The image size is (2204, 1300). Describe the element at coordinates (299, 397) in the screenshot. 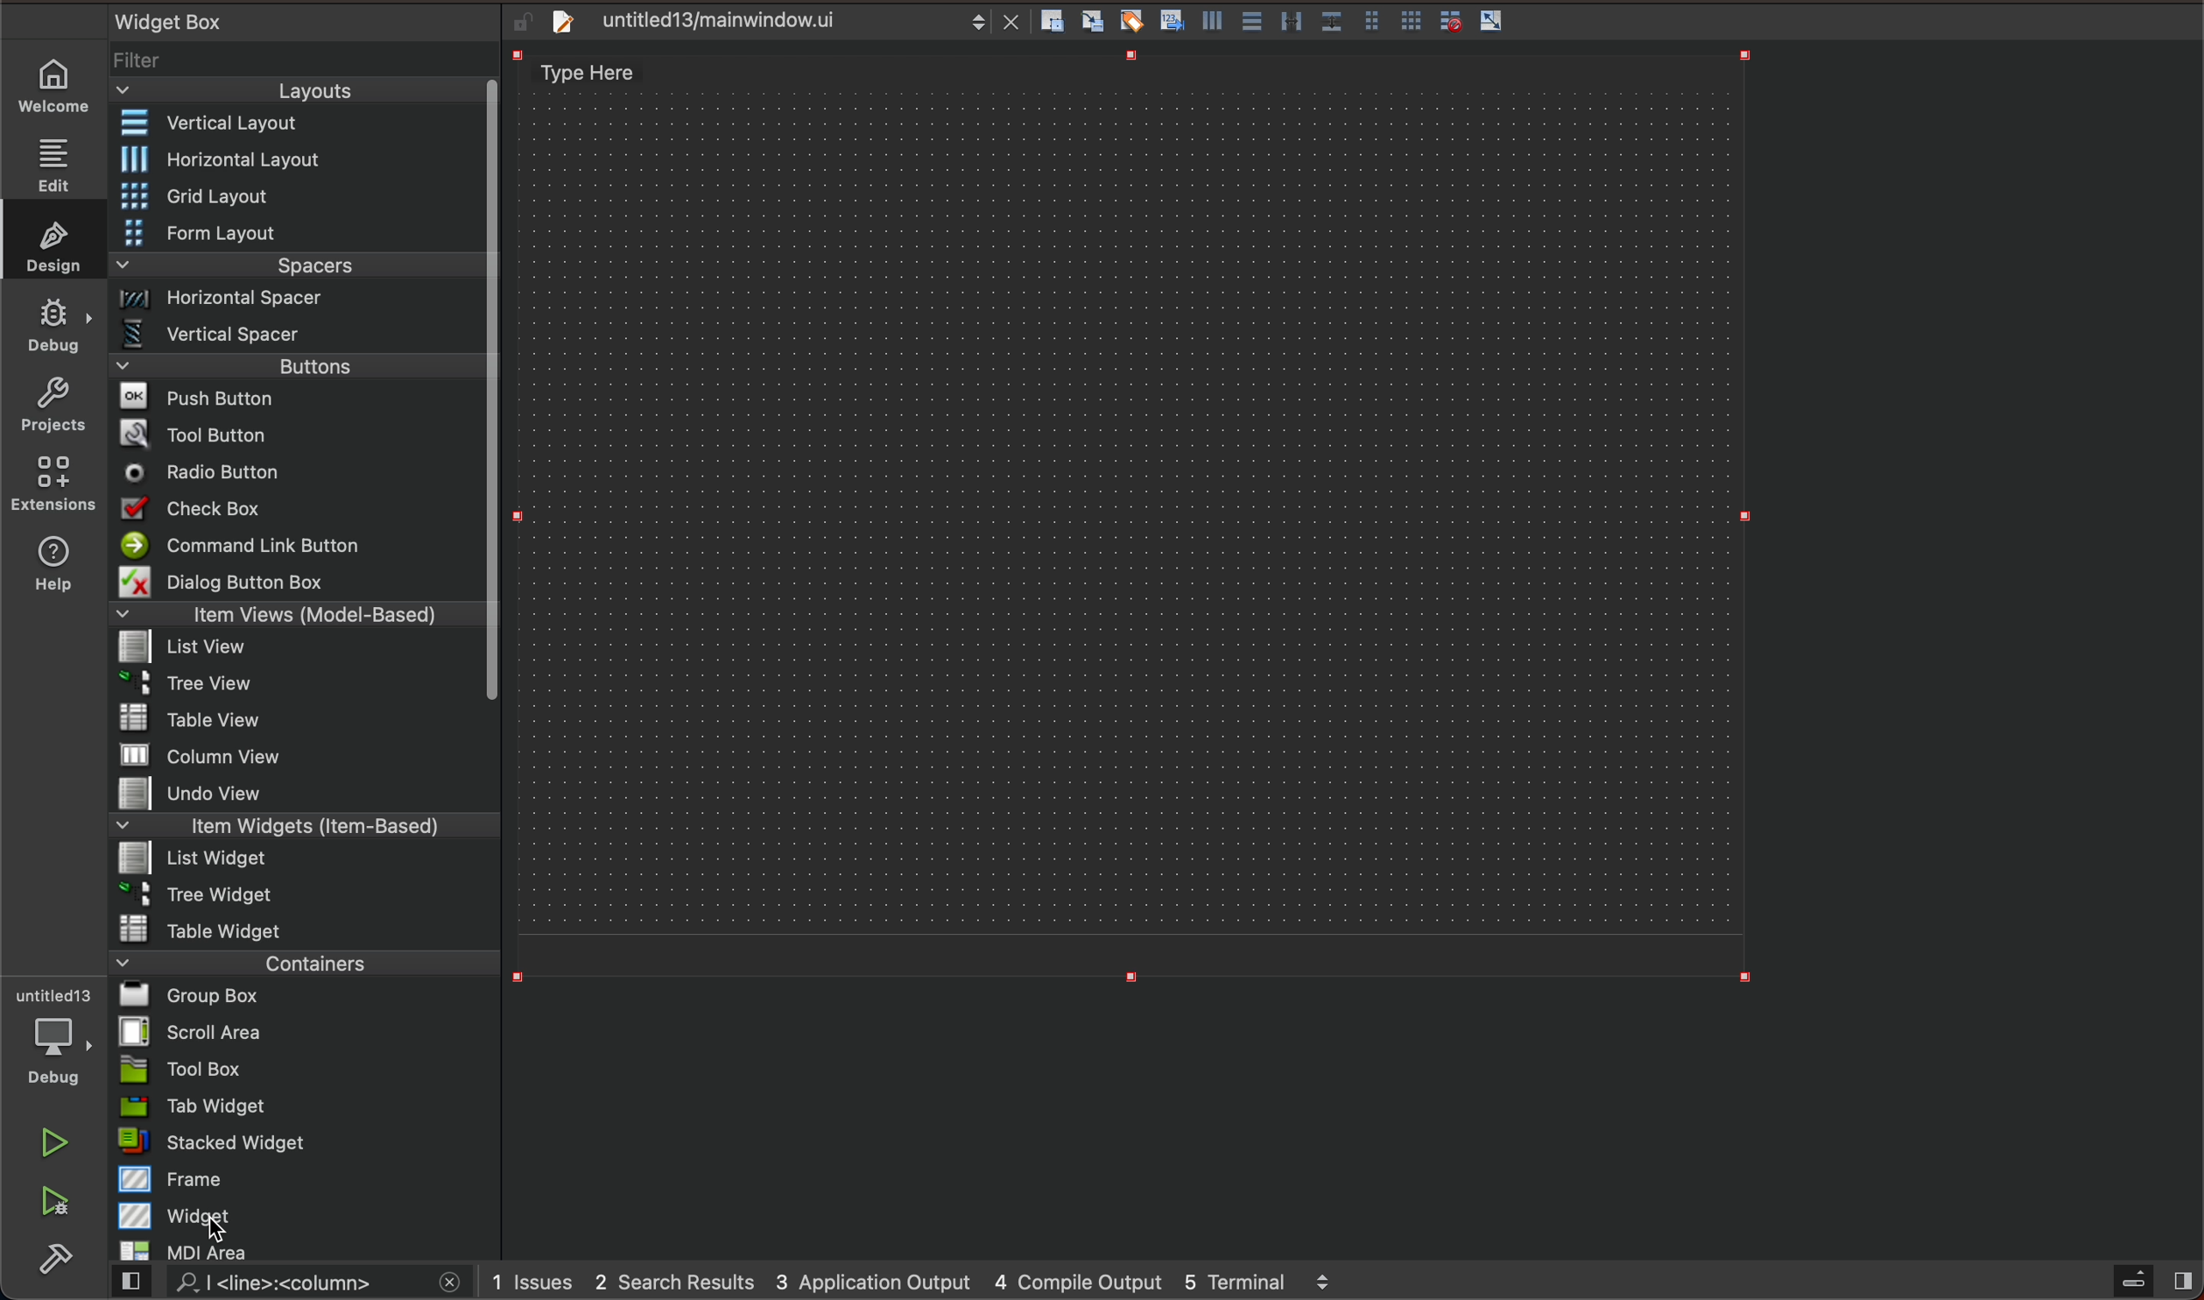

I see `push buttons` at that location.